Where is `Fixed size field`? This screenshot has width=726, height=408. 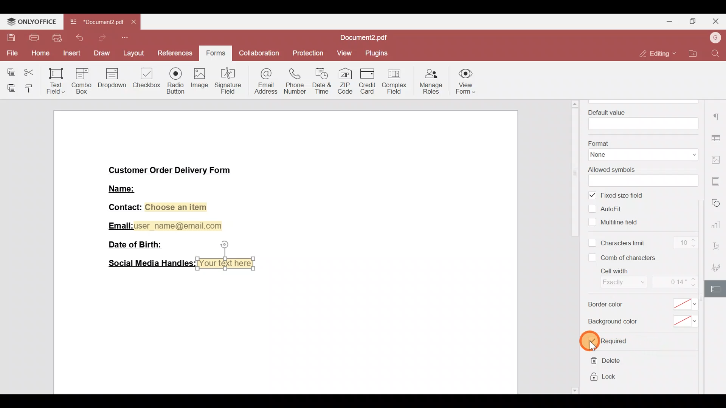 Fixed size field is located at coordinates (623, 196).